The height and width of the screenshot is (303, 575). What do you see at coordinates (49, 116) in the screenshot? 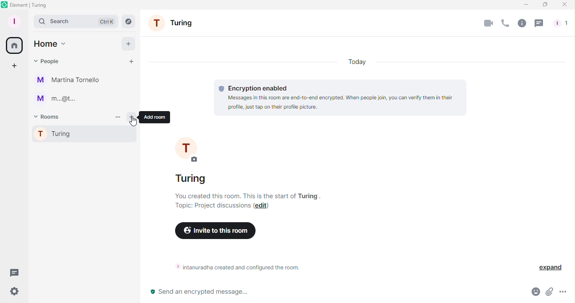
I see `Rooms` at bounding box center [49, 116].